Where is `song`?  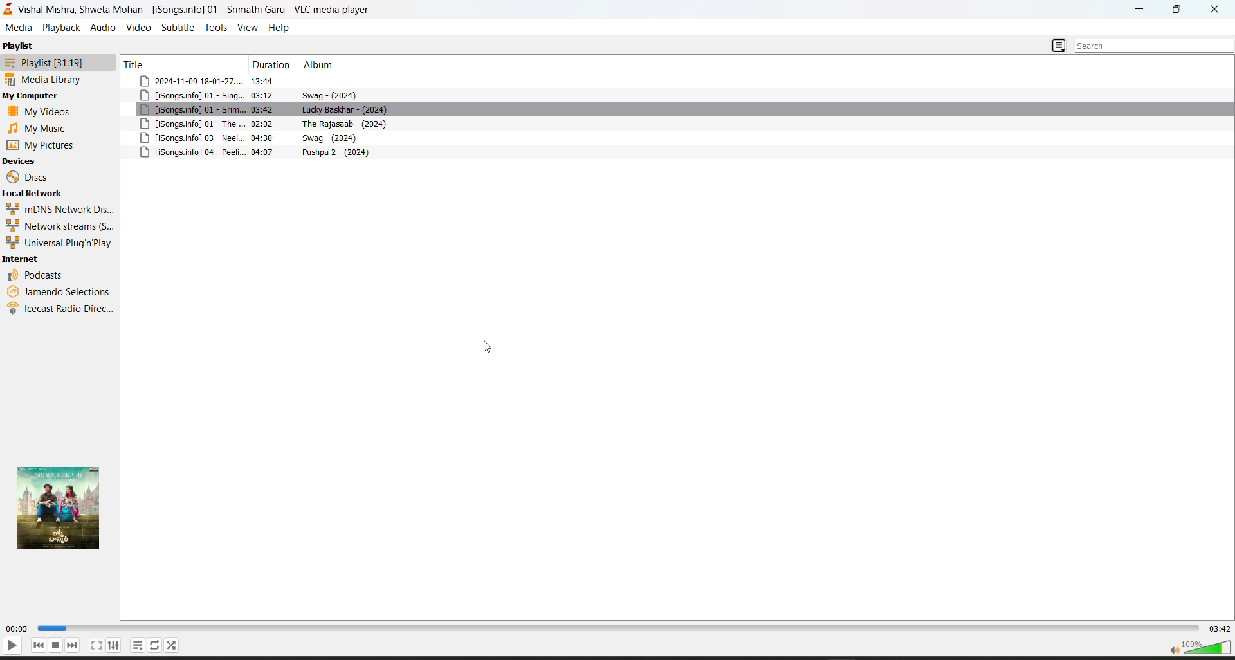 song is located at coordinates (677, 110).